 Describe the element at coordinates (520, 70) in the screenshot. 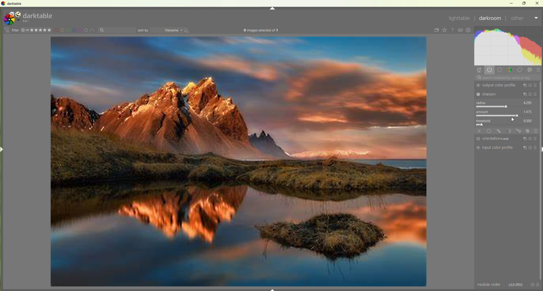

I see `correct` at that location.